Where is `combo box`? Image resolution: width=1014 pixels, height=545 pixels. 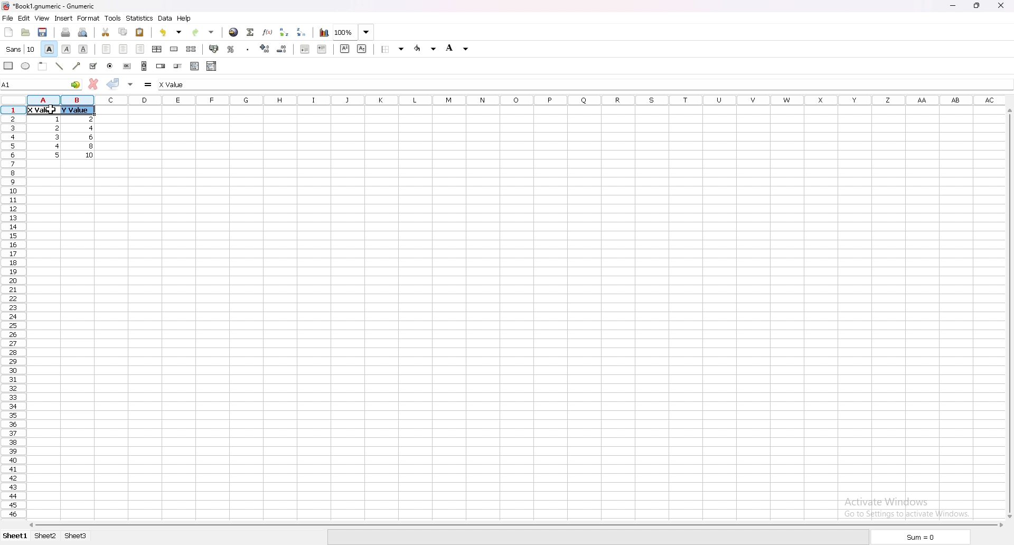 combo box is located at coordinates (211, 65).